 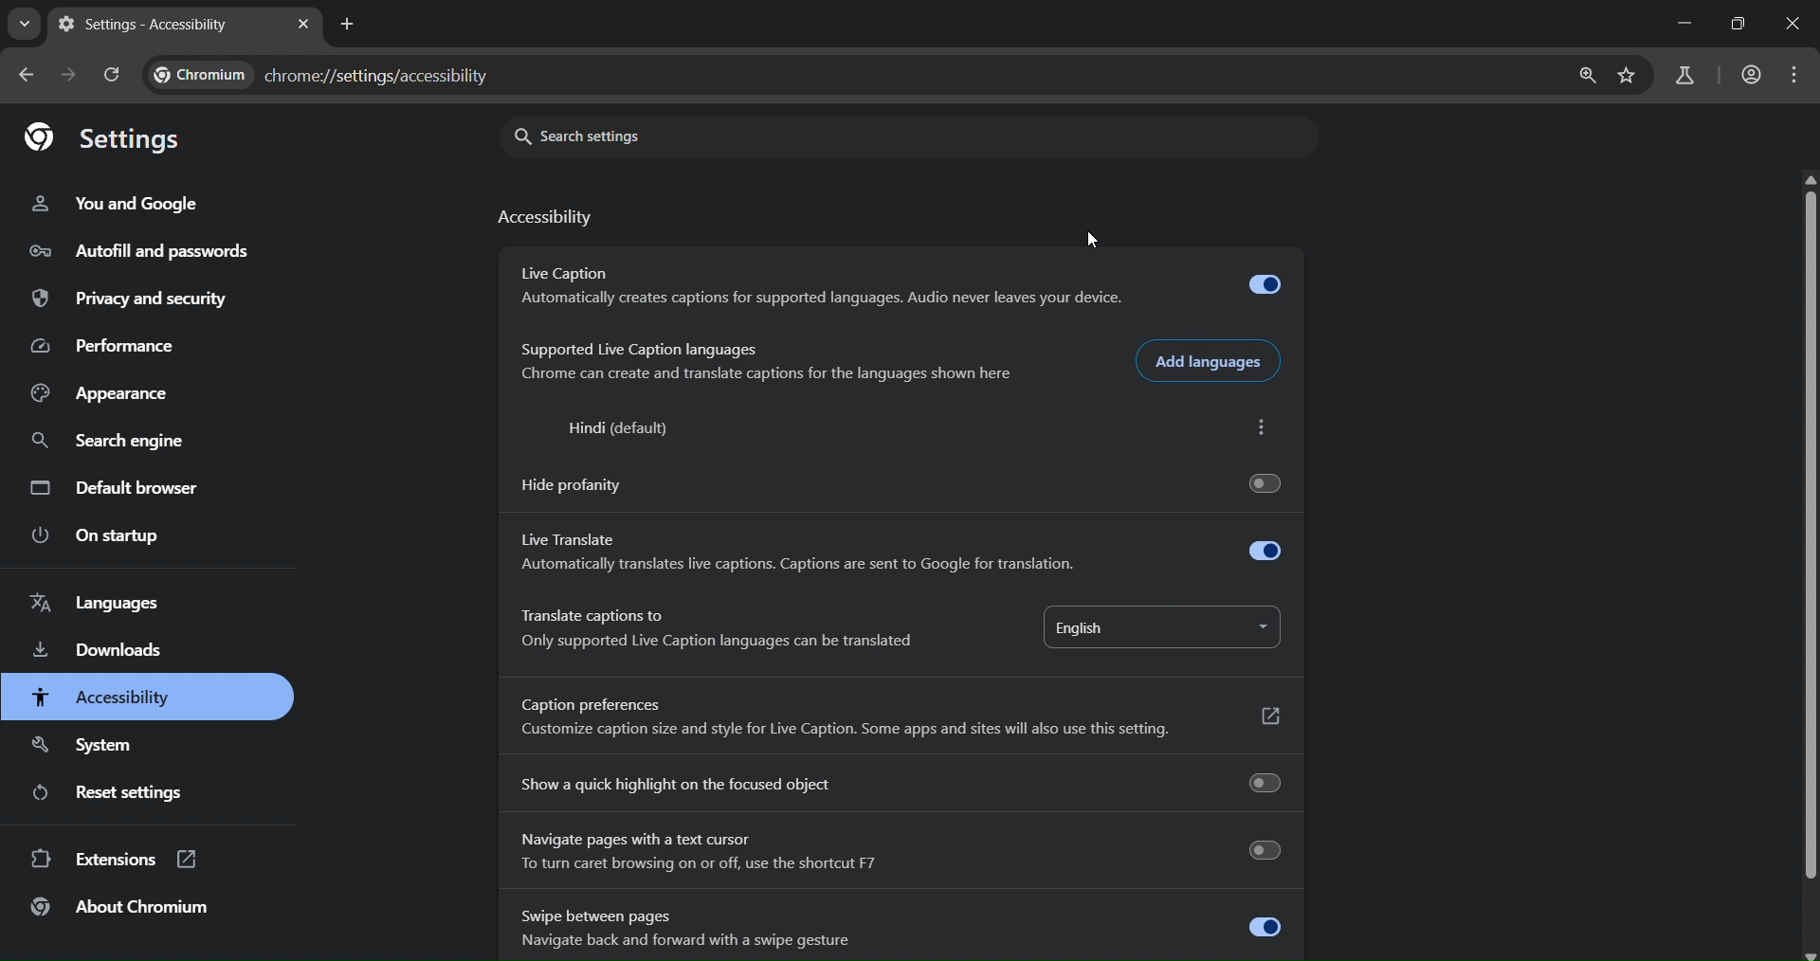 What do you see at coordinates (106, 696) in the screenshot?
I see `accessibility` at bounding box center [106, 696].